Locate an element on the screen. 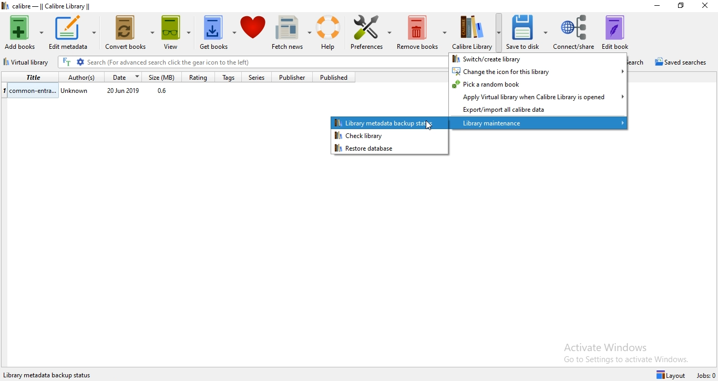 The image size is (718, 381). check library is located at coordinates (389, 135).